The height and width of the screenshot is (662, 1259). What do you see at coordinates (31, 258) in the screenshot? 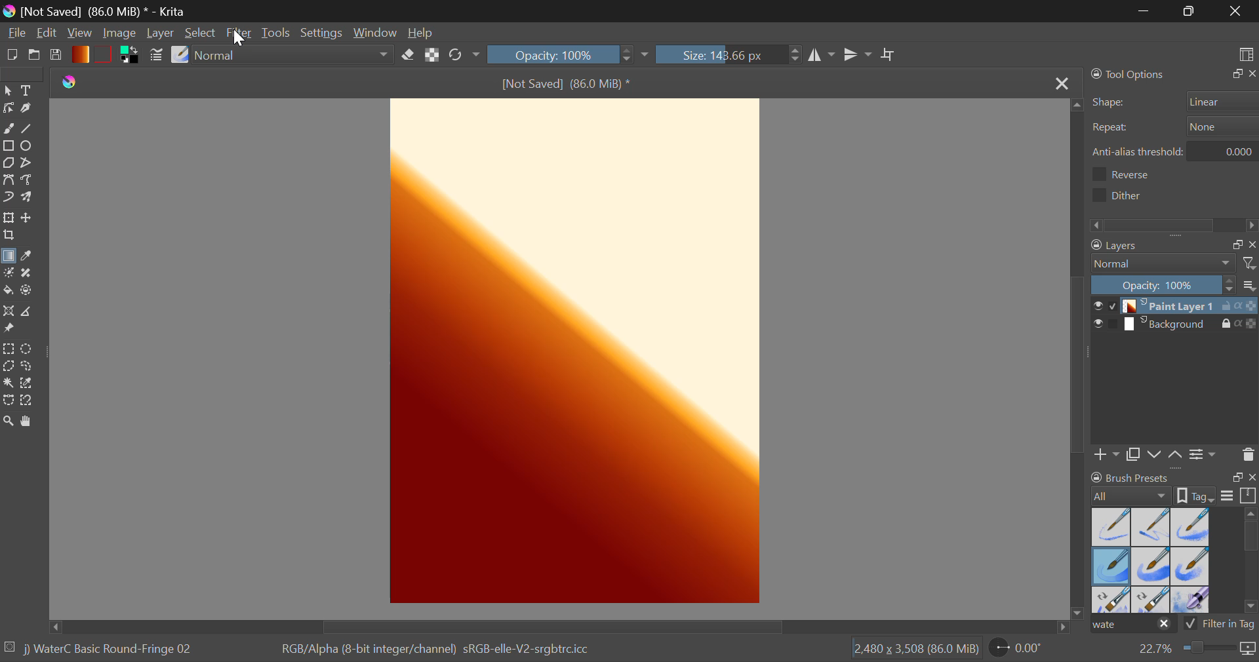
I see `Eyedropper` at bounding box center [31, 258].